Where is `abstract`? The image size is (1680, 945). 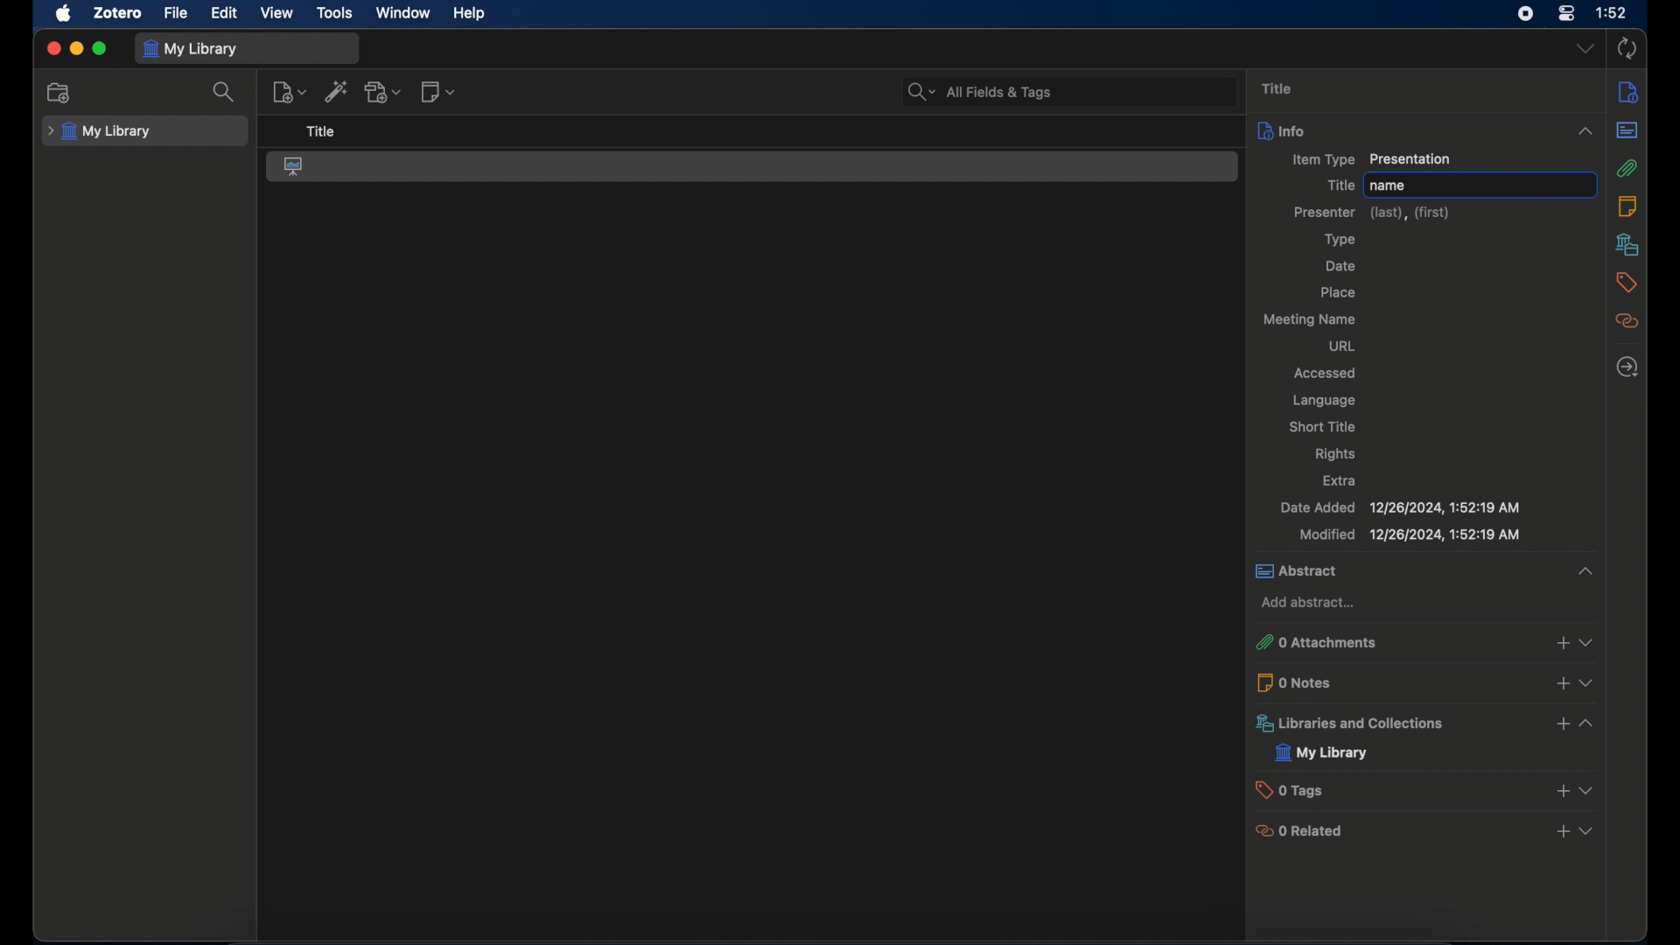
abstract is located at coordinates (1429, 571).